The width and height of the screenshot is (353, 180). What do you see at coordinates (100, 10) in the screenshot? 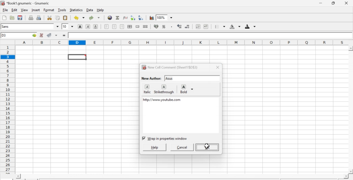
I see `Help` at bounding box center [100, 10].